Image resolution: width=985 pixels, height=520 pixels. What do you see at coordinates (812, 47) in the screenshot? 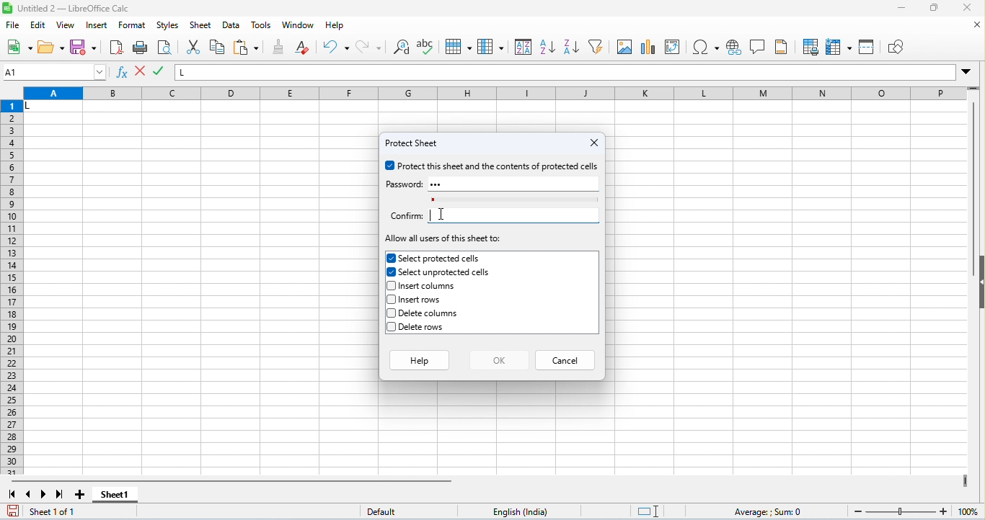
I see `define print preview` at bounding box center [812, 47].